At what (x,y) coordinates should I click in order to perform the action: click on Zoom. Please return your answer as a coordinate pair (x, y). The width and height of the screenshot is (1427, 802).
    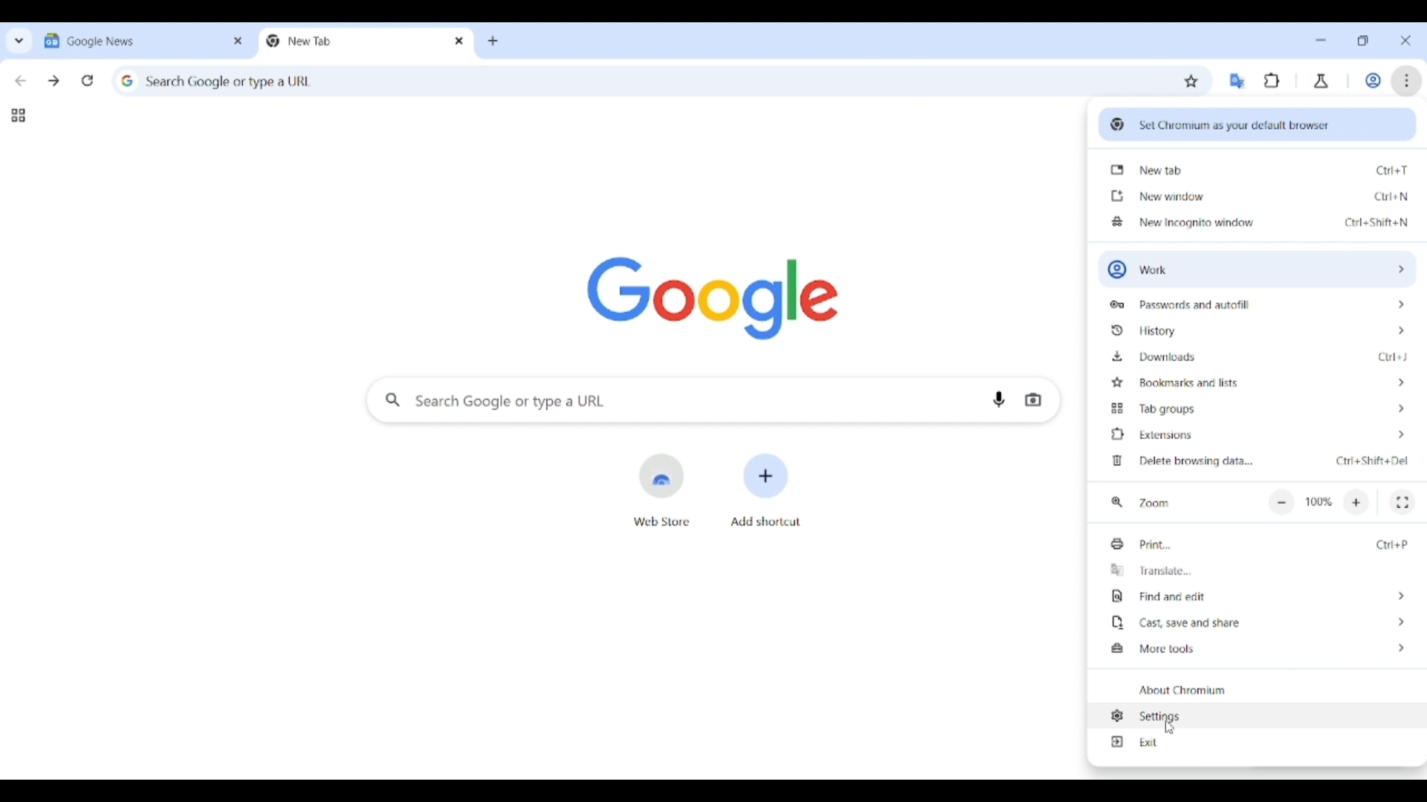
    Looking at the image, I should click on (1153, 503).